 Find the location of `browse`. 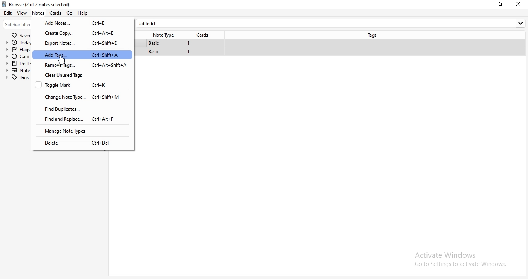

browse is located at coordinates (51, 3).